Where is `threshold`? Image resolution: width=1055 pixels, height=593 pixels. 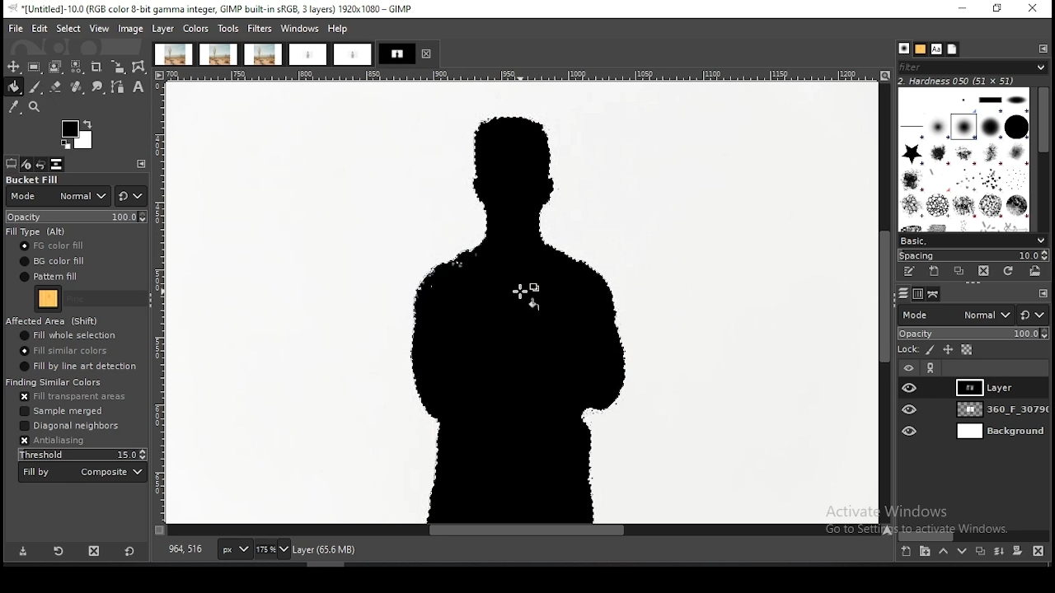
threshold is located at coordinates (81, 454).